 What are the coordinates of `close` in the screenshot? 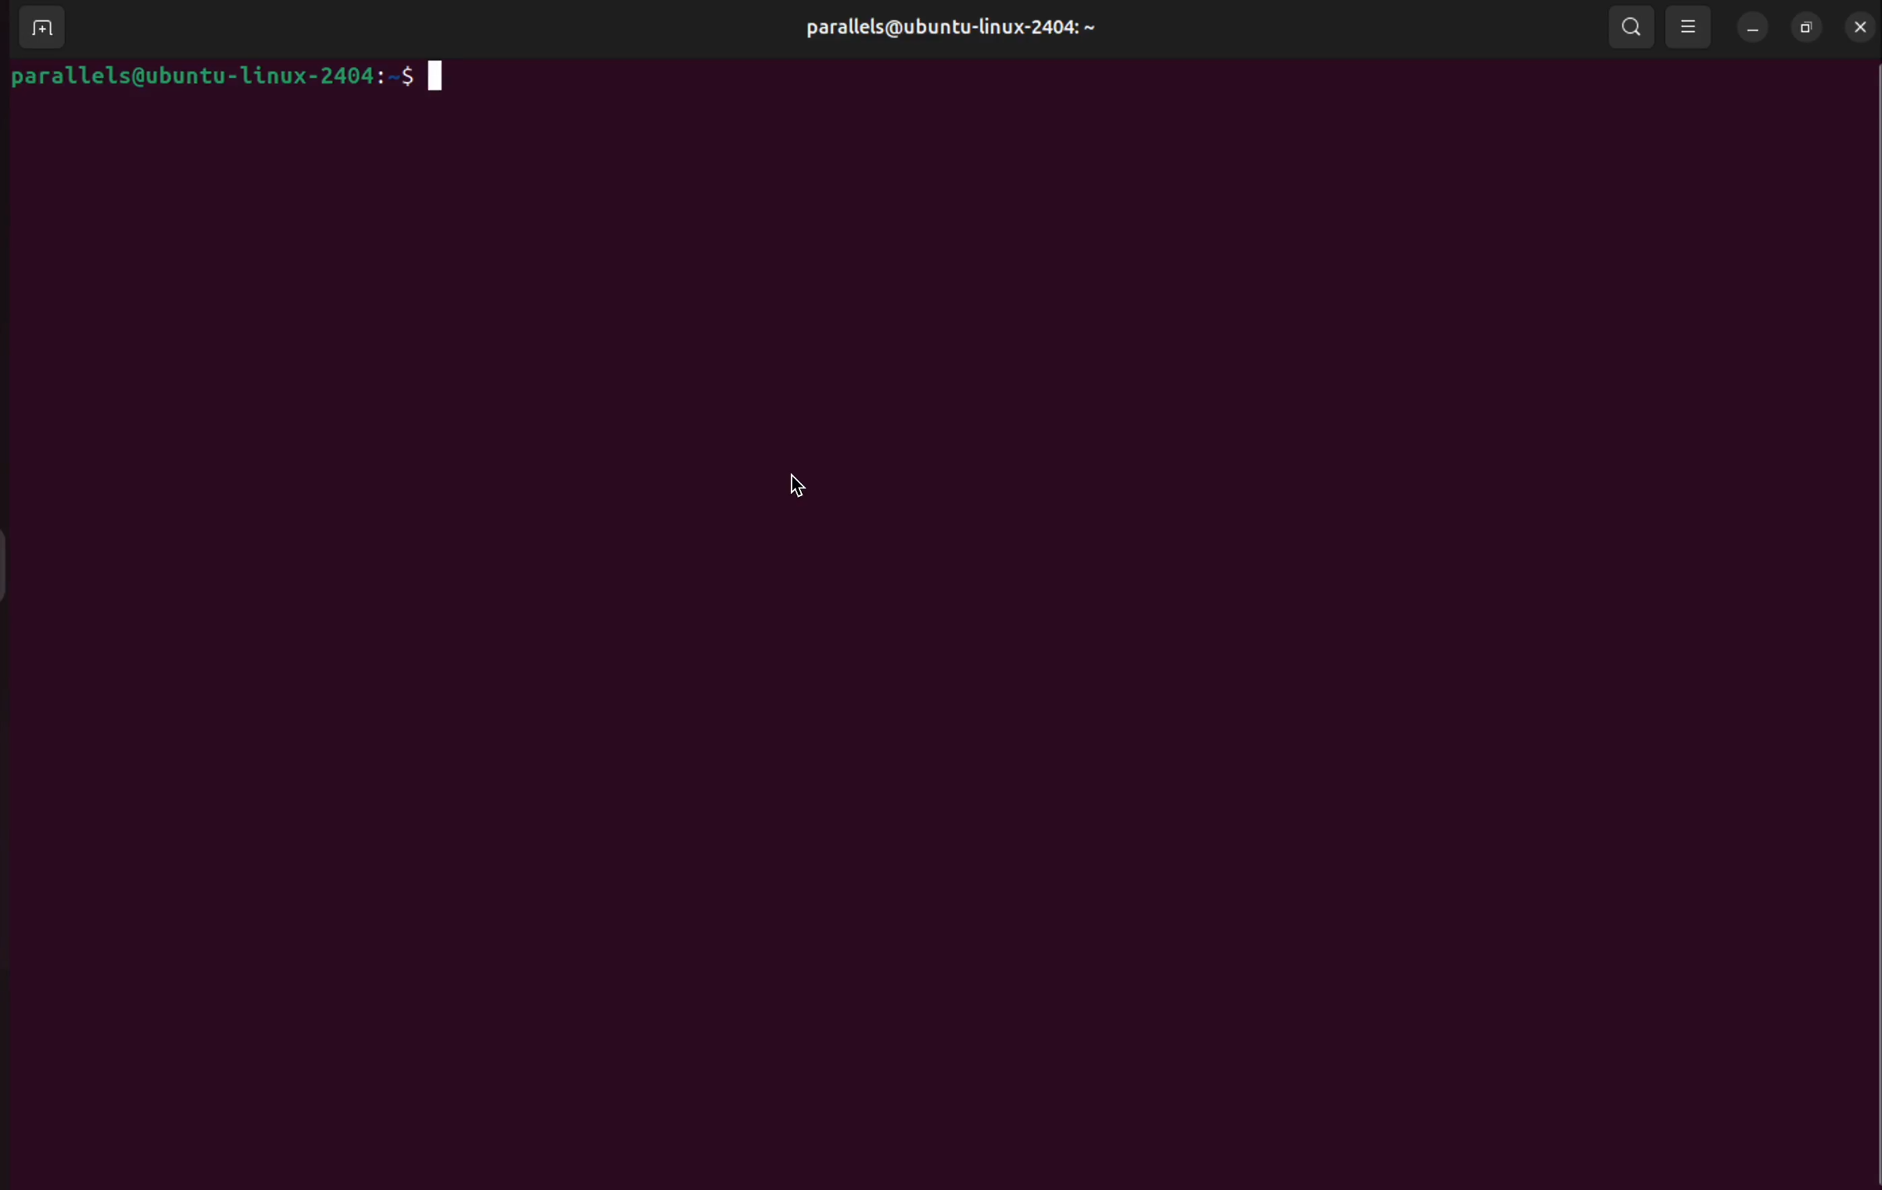 It's located at (1856, 27).